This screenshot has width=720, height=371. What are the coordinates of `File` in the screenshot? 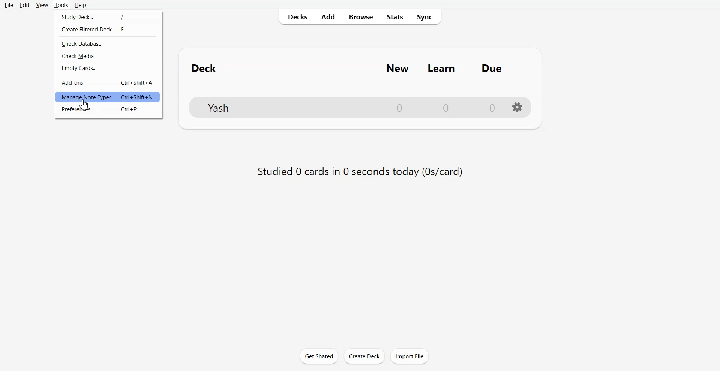 It's located at (9, 5).